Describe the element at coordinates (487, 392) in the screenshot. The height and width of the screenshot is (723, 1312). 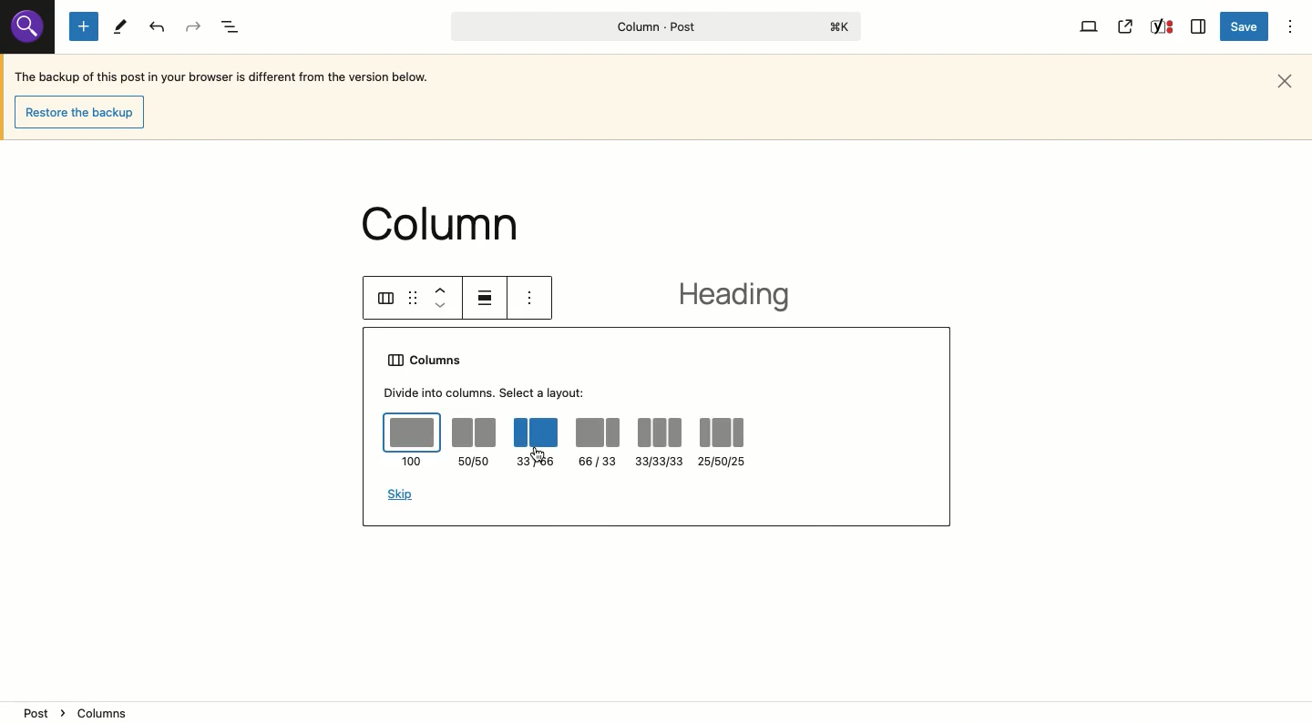
I see `Divide into columns. Select a layout` at that location.